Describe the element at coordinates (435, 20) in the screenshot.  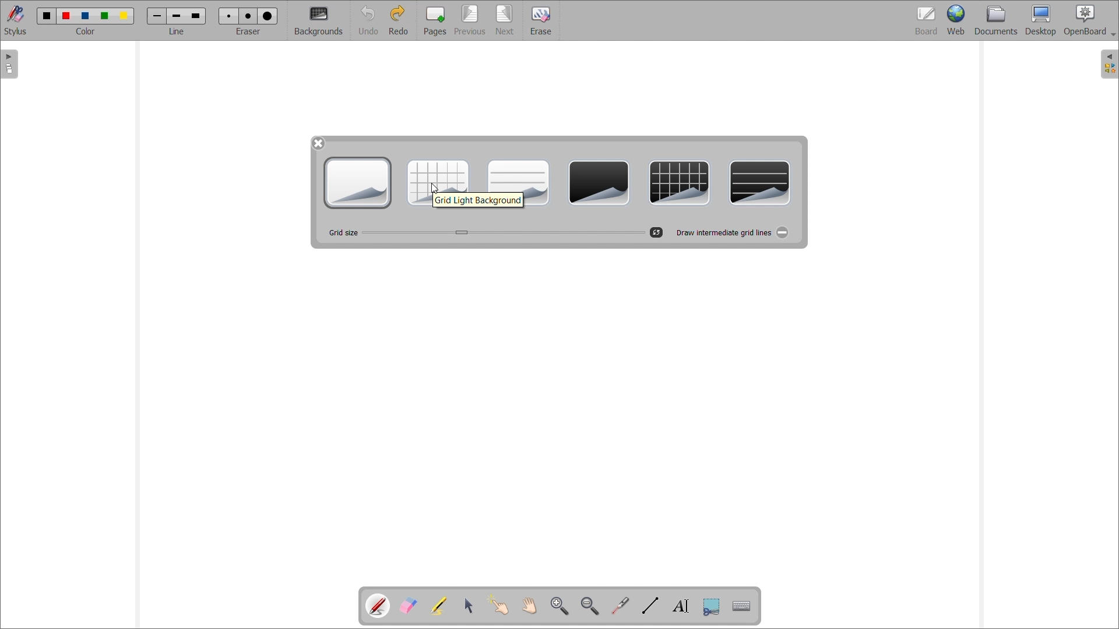
I see `Add page` at that location.